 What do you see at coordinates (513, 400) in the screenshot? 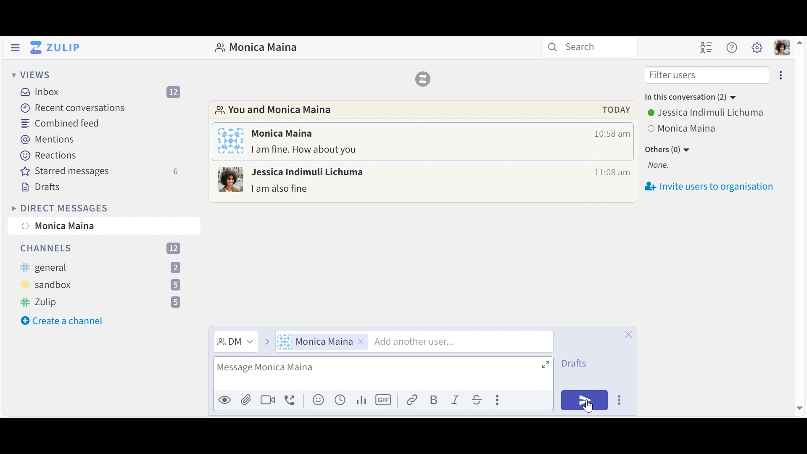
I see `compose actions` at bounding box center [513, 400].